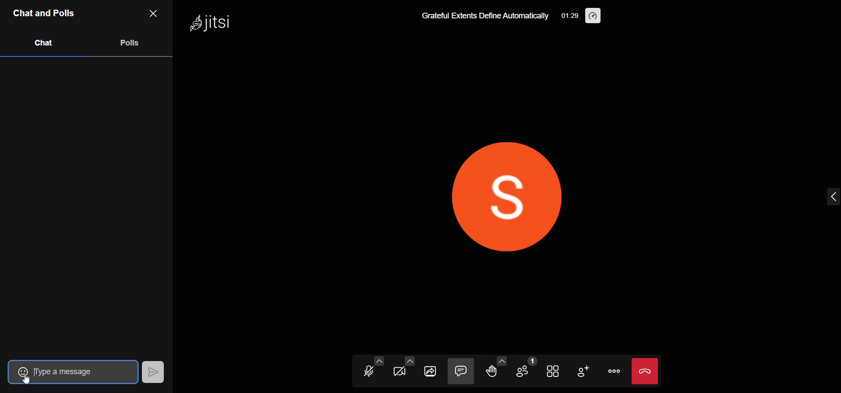 This screenshot has width=841, height=393. What do you see at coordinates (460, 371) in the screenshot?
I see `chat` at bounding box center [460, 371].